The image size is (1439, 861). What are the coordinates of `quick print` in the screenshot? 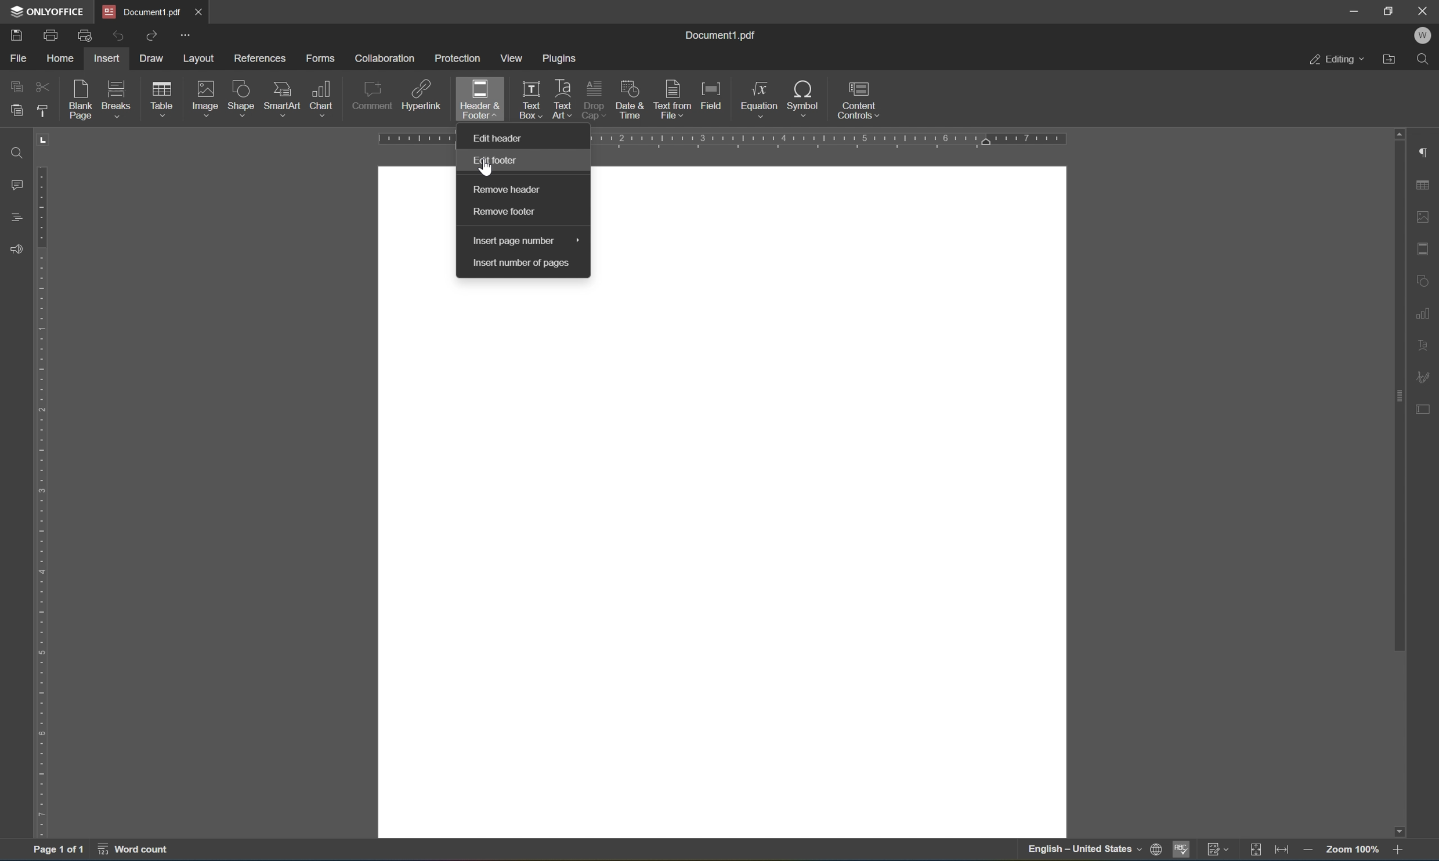 It's located at (85, 37).